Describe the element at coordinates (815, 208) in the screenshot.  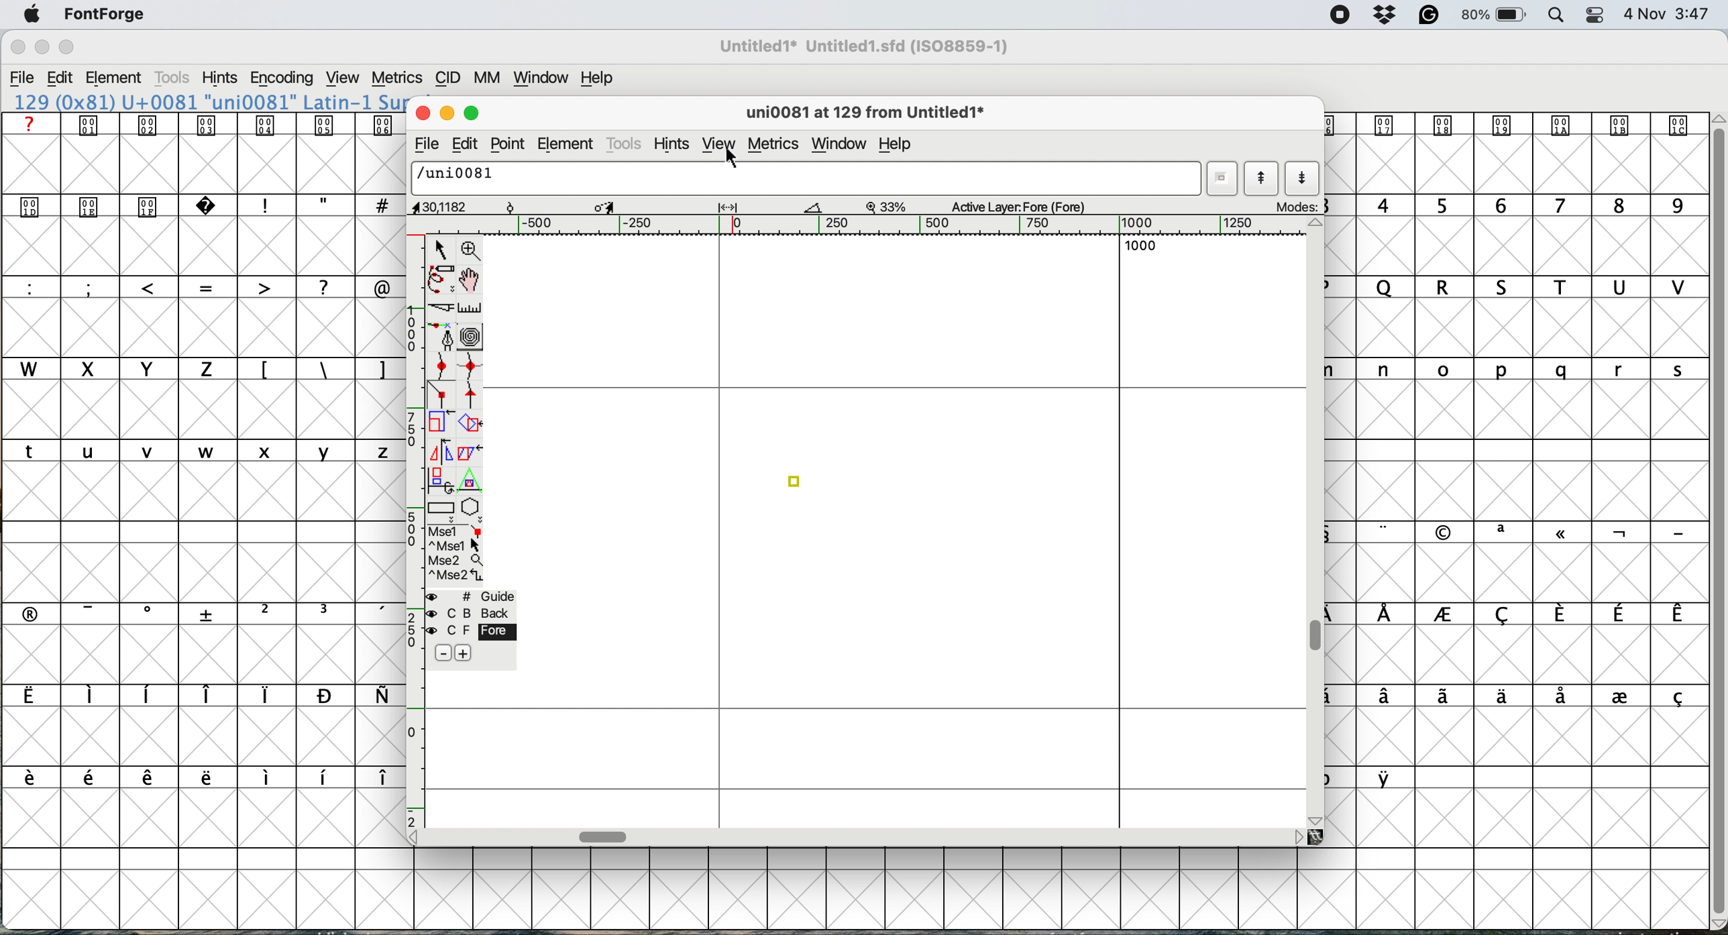
I see `Measure Tool` at that location.